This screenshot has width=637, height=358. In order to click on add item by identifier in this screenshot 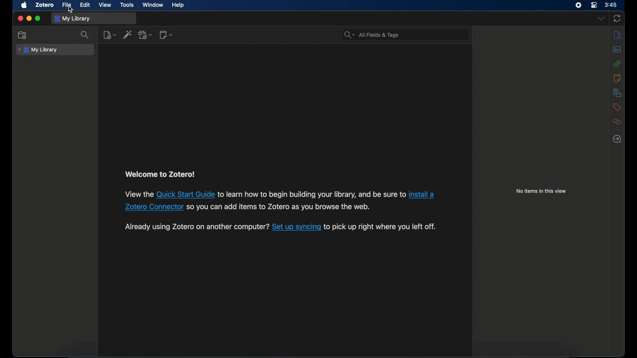, I will do `click(128, 35)`.